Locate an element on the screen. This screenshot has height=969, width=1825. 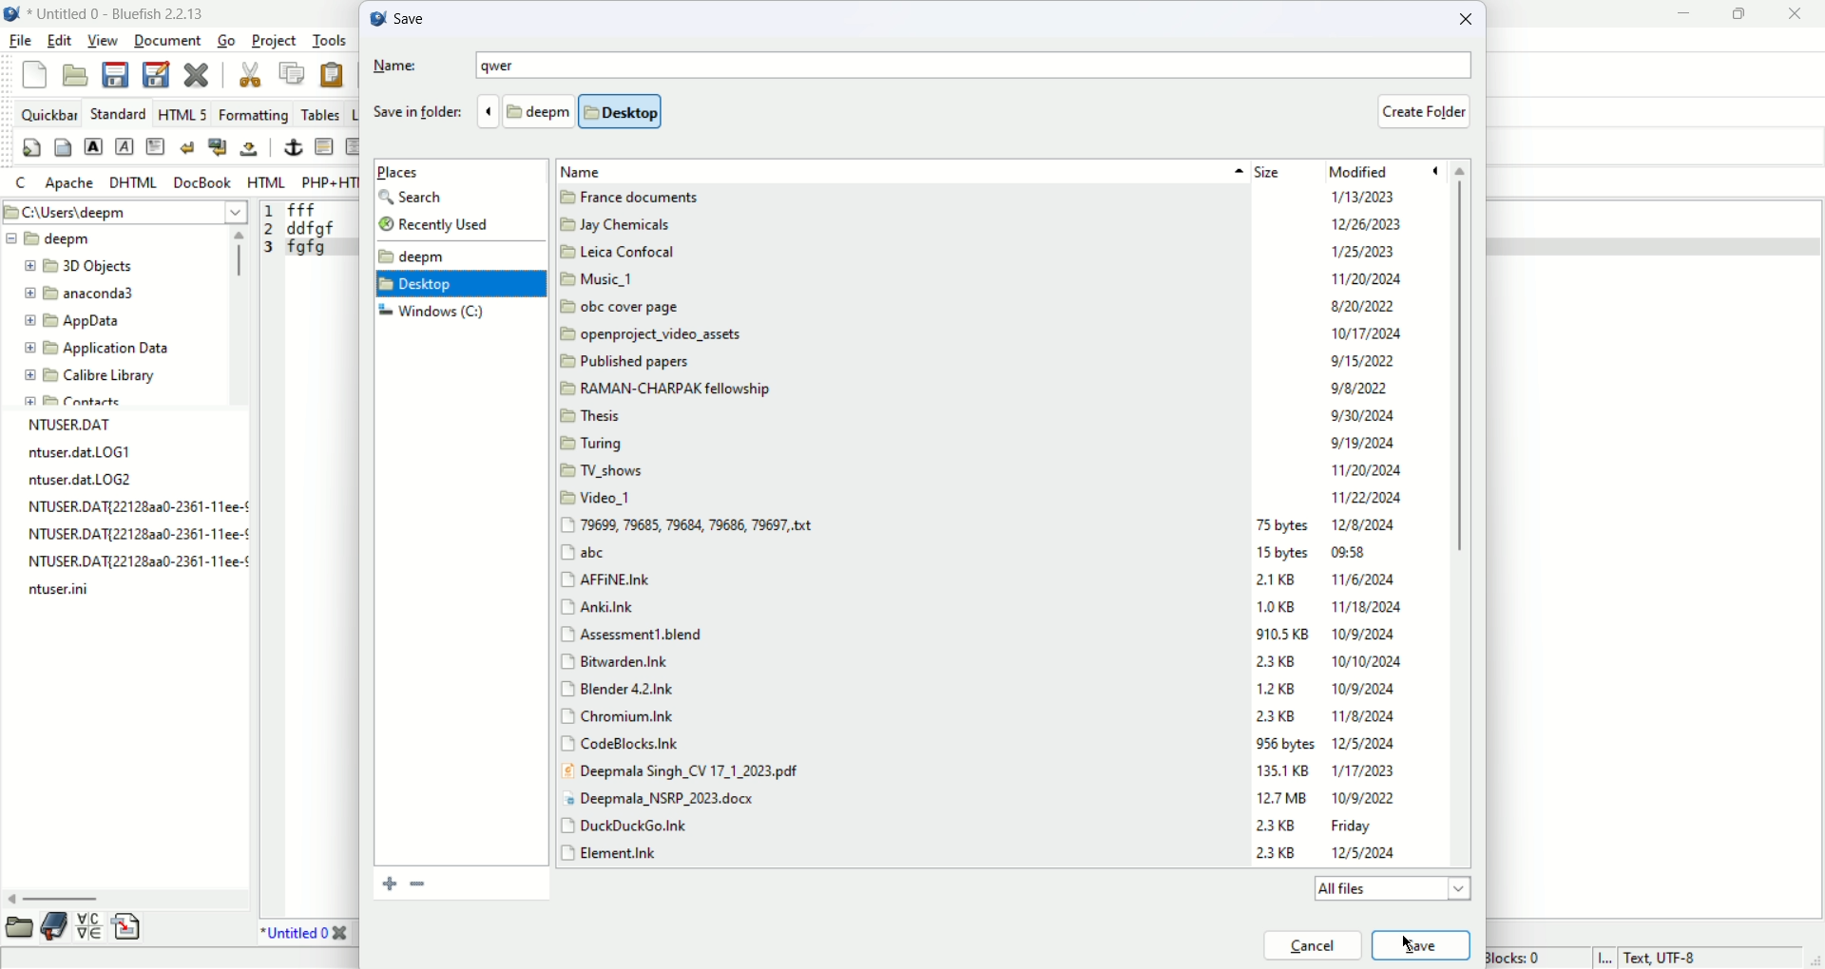
file name is located at coordinates (85, 483).